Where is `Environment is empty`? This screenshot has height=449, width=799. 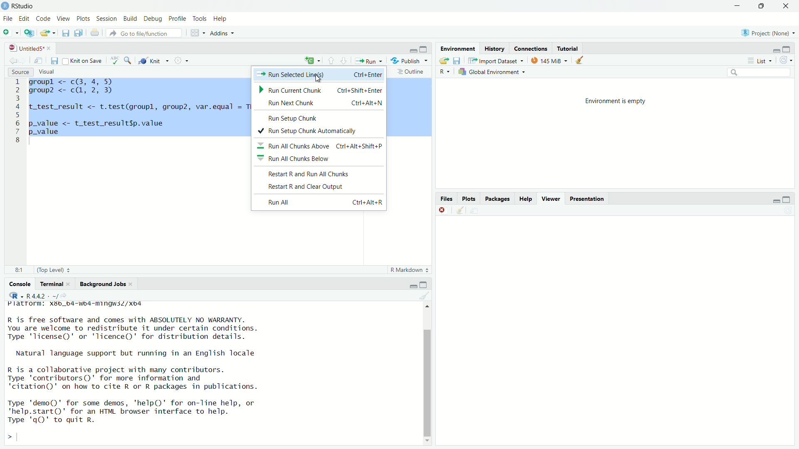 Environment is empty is located at coordinates (615, 133).